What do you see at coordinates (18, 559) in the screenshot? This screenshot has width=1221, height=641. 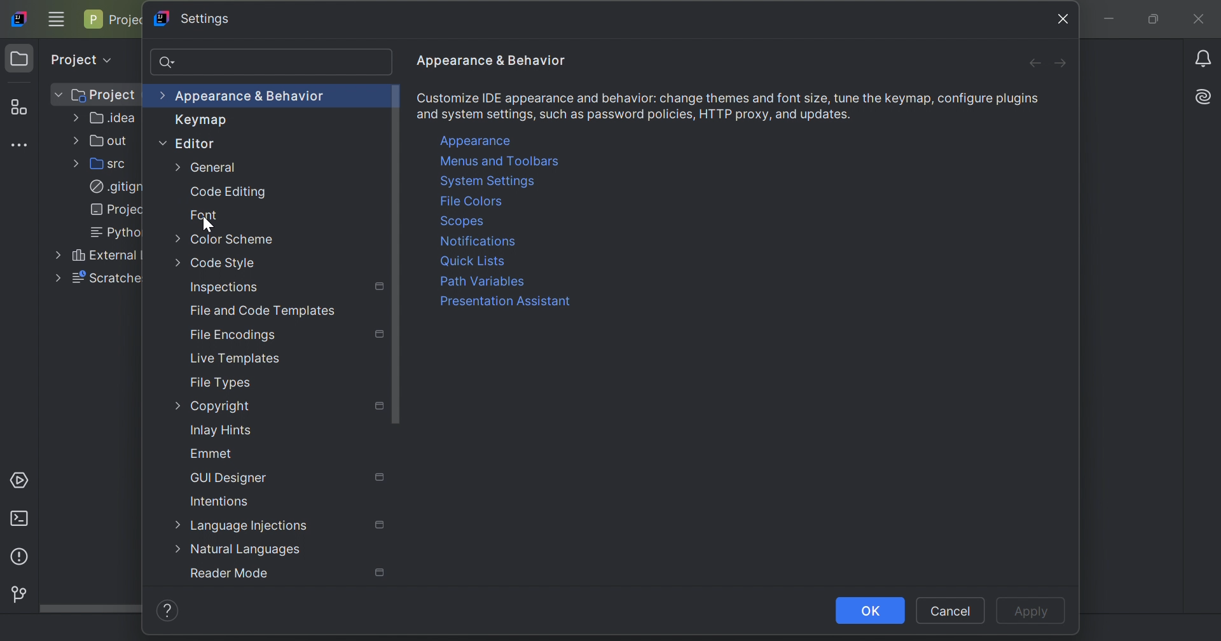 I see `Problems` at bounding box center [18, 559].